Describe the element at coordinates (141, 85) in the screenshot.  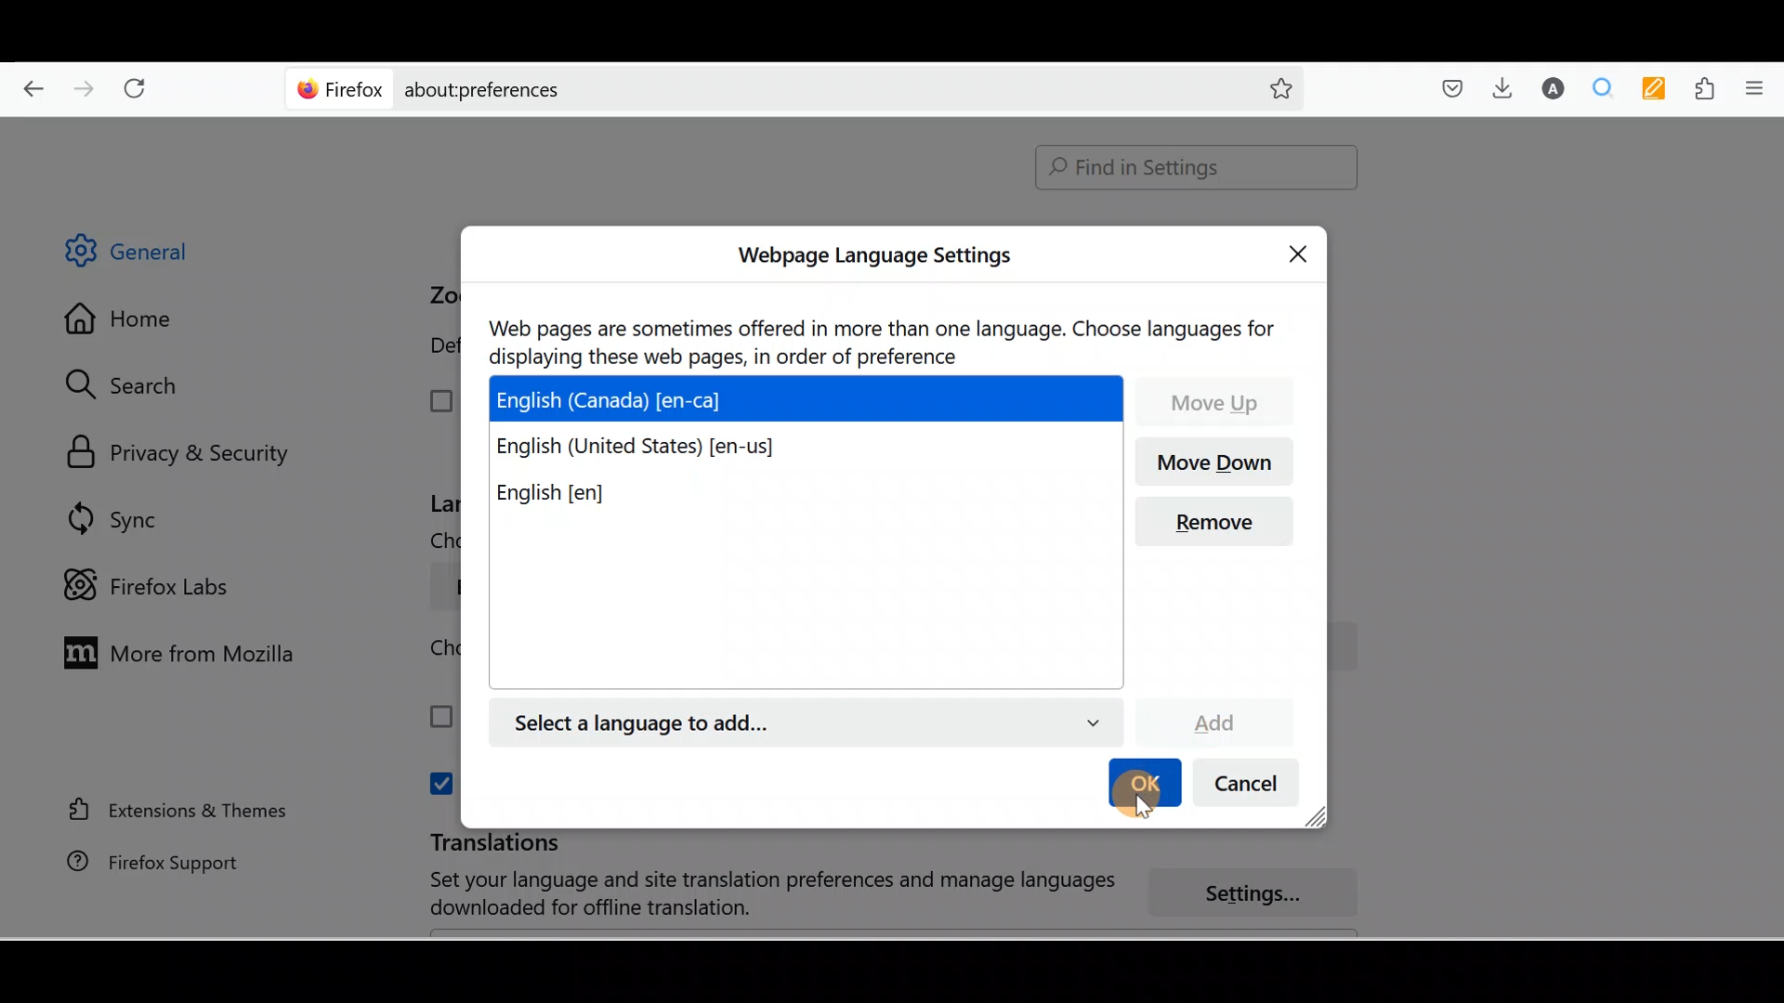
I see `Reload current page` at that location.